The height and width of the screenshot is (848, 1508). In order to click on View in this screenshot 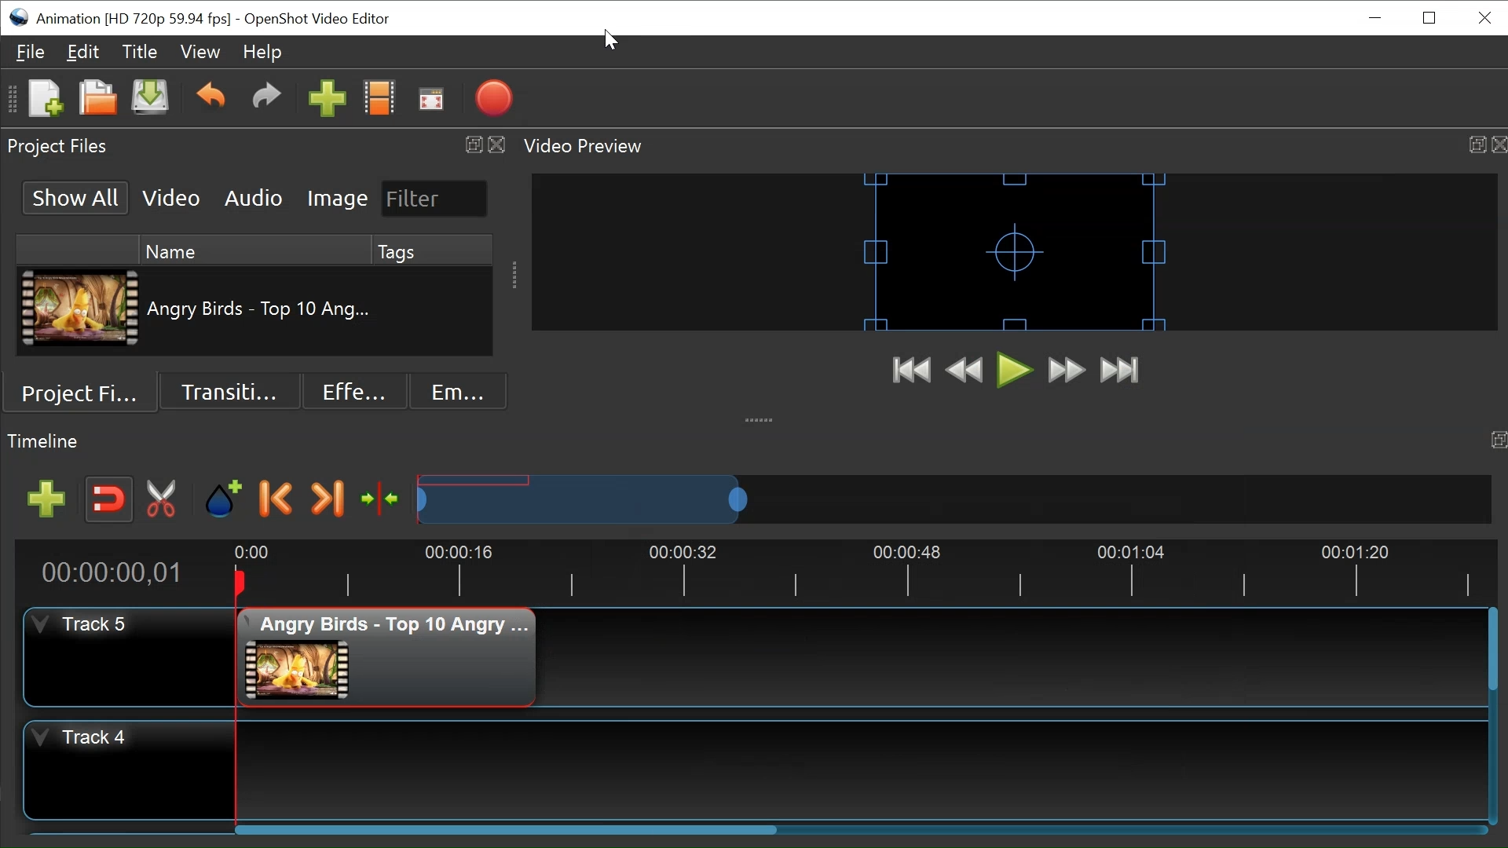, I will do `click(201, 54)`.